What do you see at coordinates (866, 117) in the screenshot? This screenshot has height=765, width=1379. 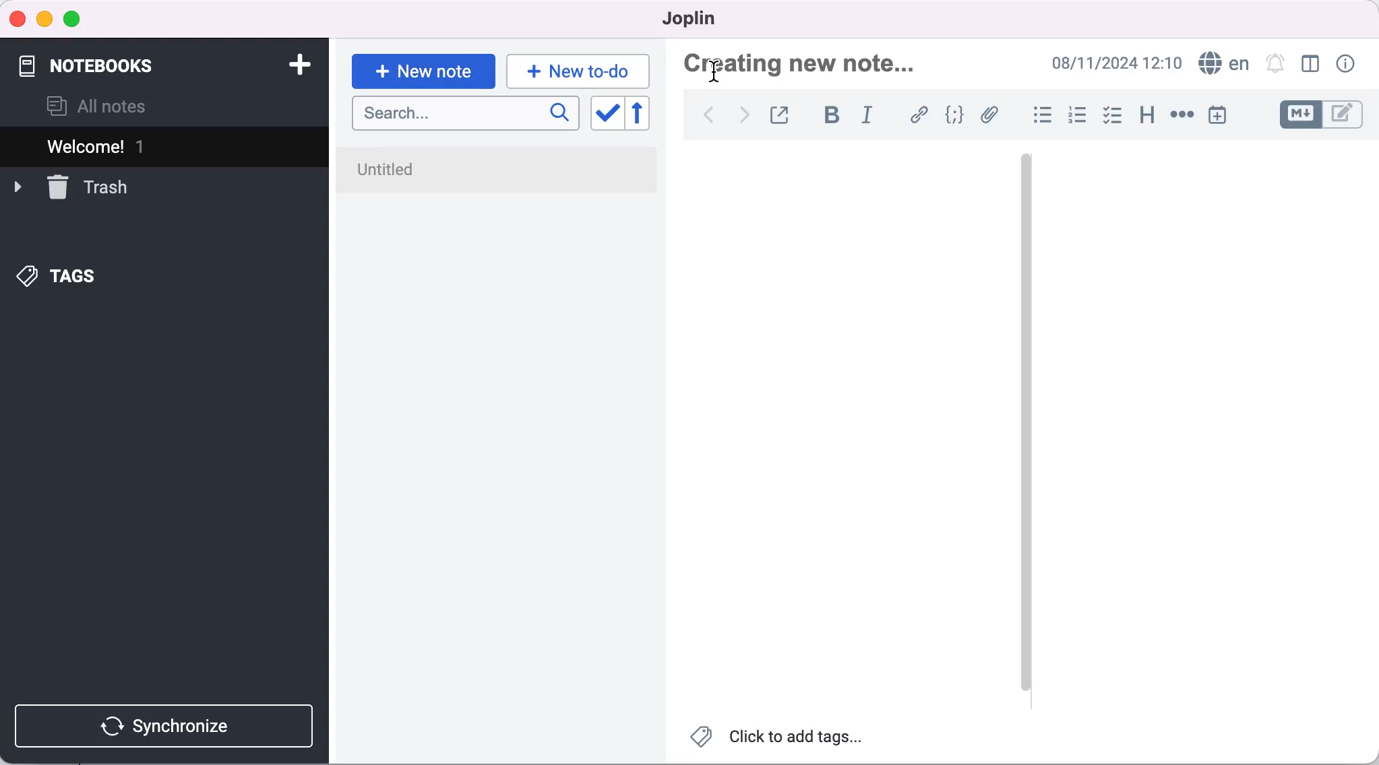 I see `italic` at bounding box center [866, 117].